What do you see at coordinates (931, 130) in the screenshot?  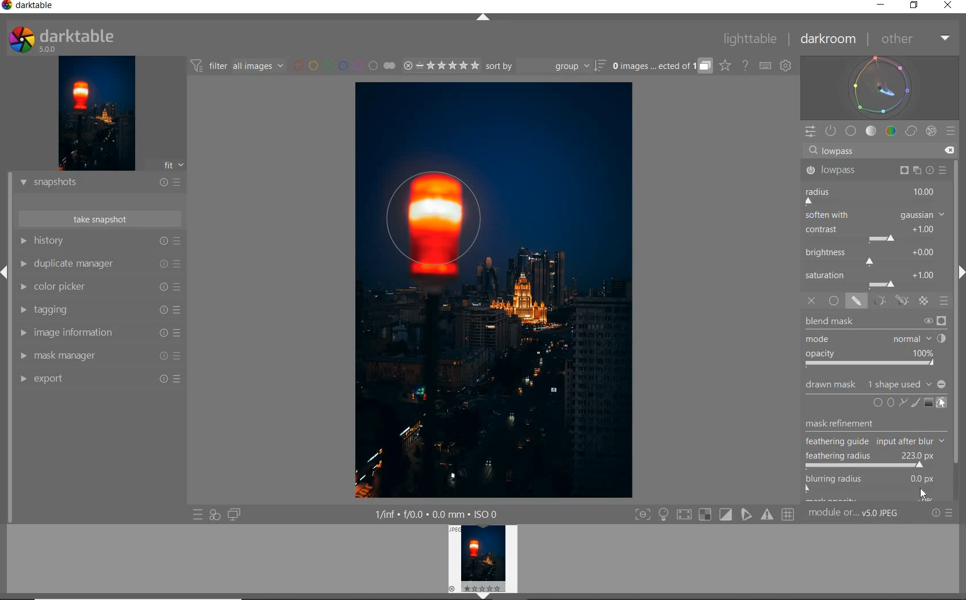 I see `EFFECT` at bounding box center [931, 130].